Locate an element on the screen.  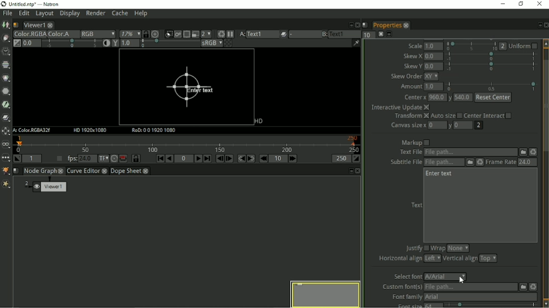
selection bar is located at coordinates (492, 86).